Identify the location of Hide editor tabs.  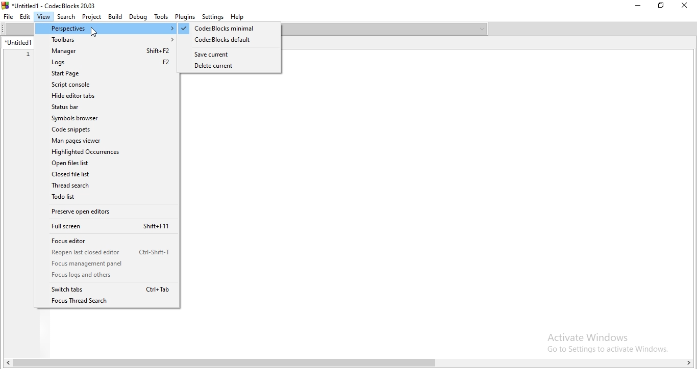
(107, 95).